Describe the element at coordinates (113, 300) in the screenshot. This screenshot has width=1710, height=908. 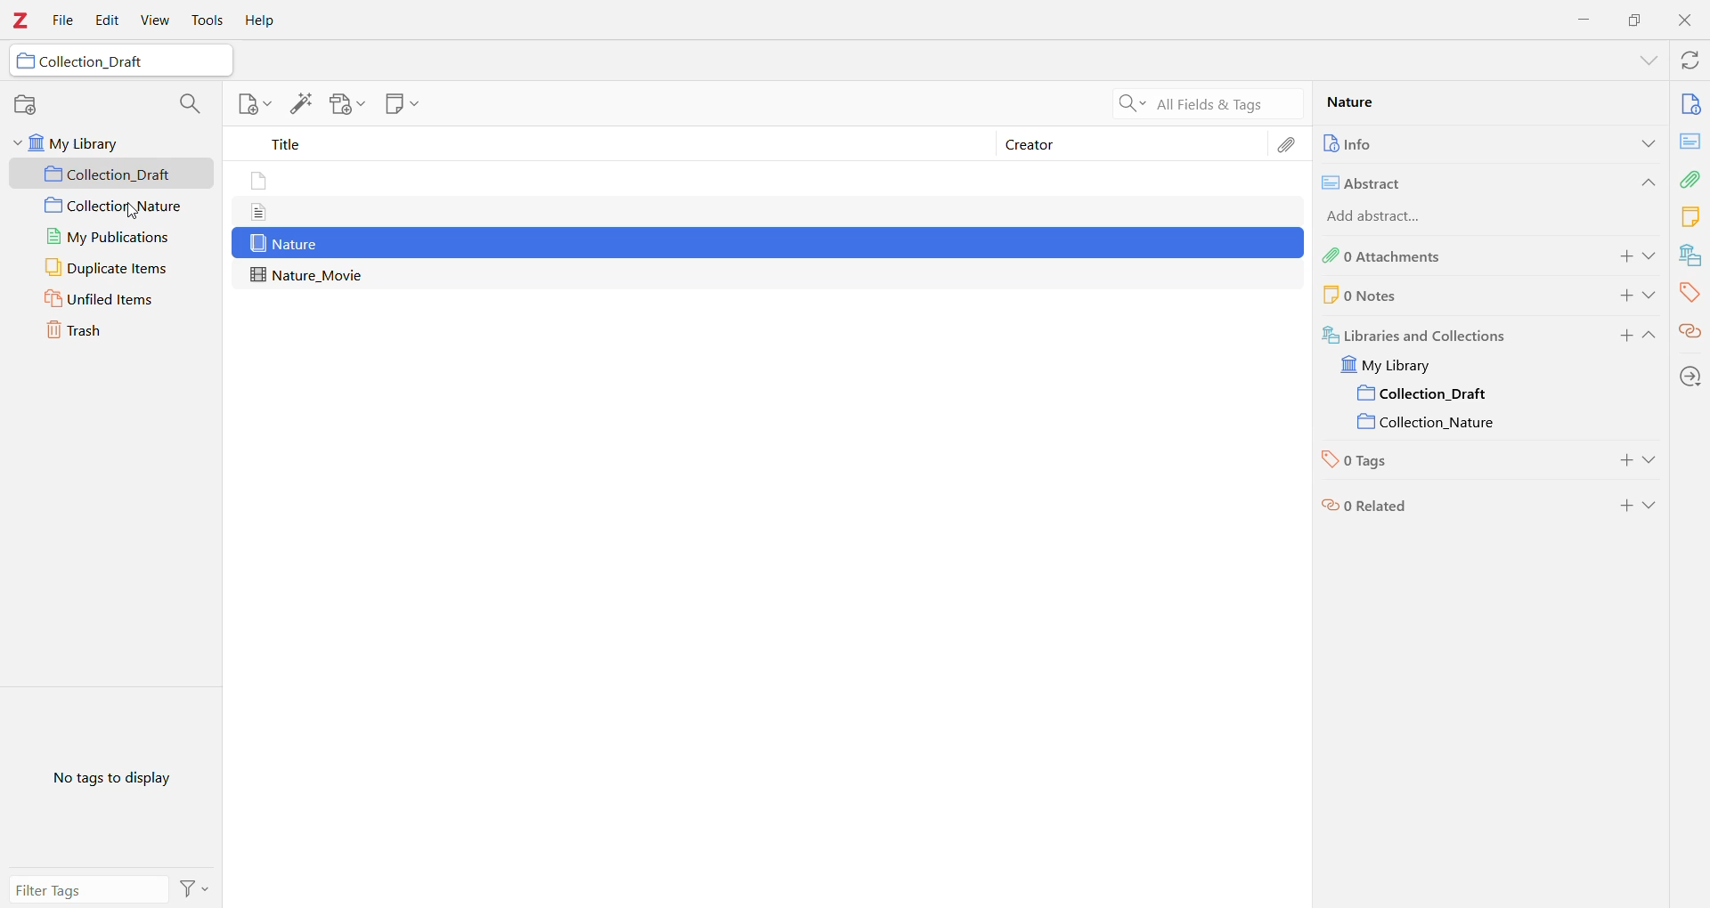
I see `Unfiled Items` at that location.